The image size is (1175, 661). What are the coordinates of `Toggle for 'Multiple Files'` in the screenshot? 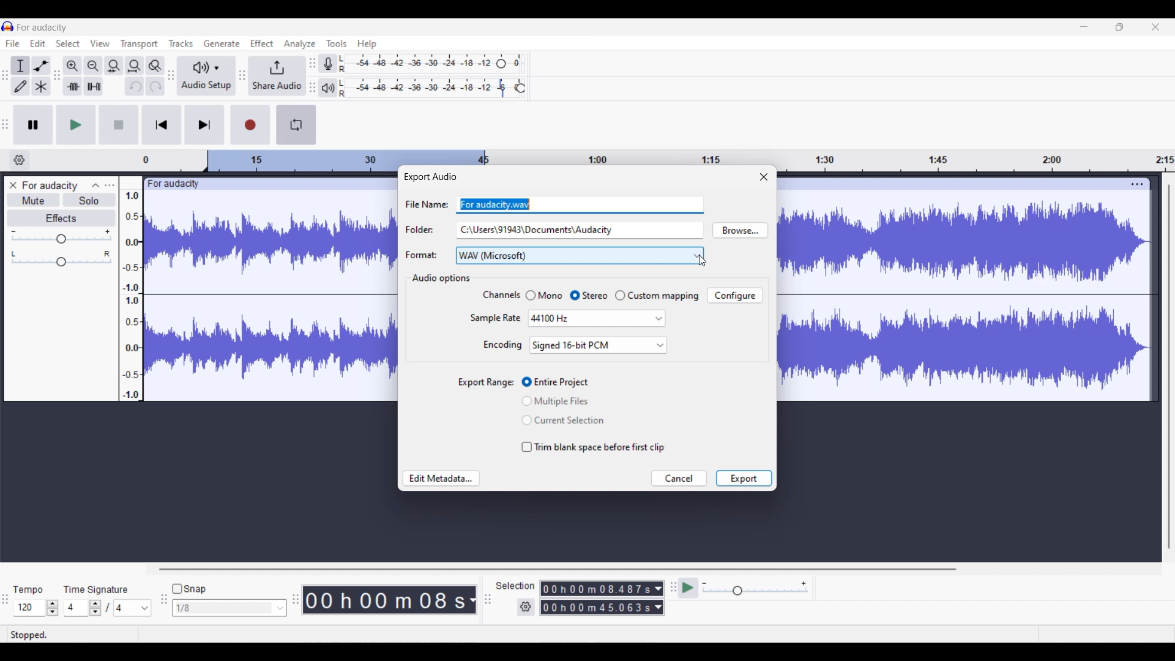 It's located at (564, 401).